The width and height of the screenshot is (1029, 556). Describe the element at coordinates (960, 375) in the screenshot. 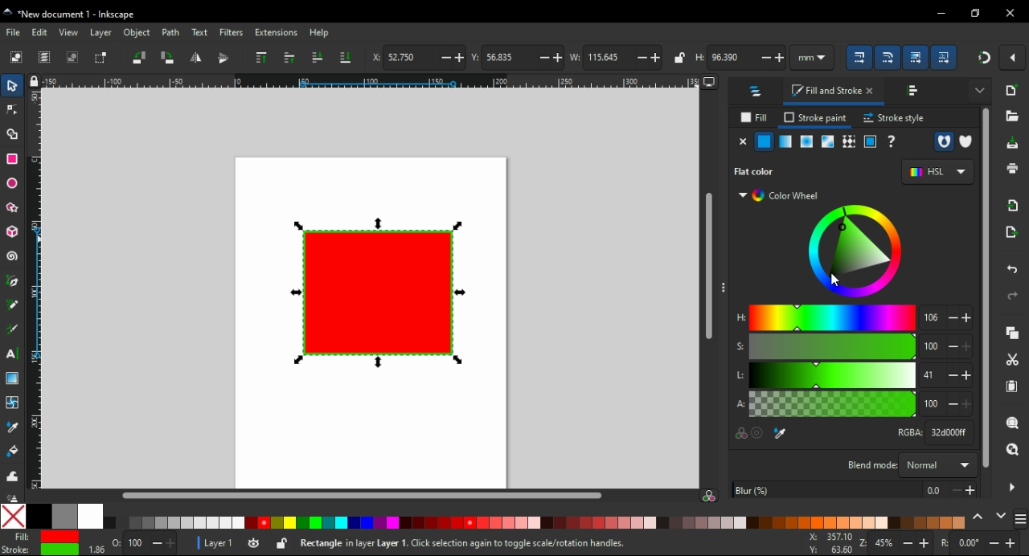

I see `increase/decrease` at that location.